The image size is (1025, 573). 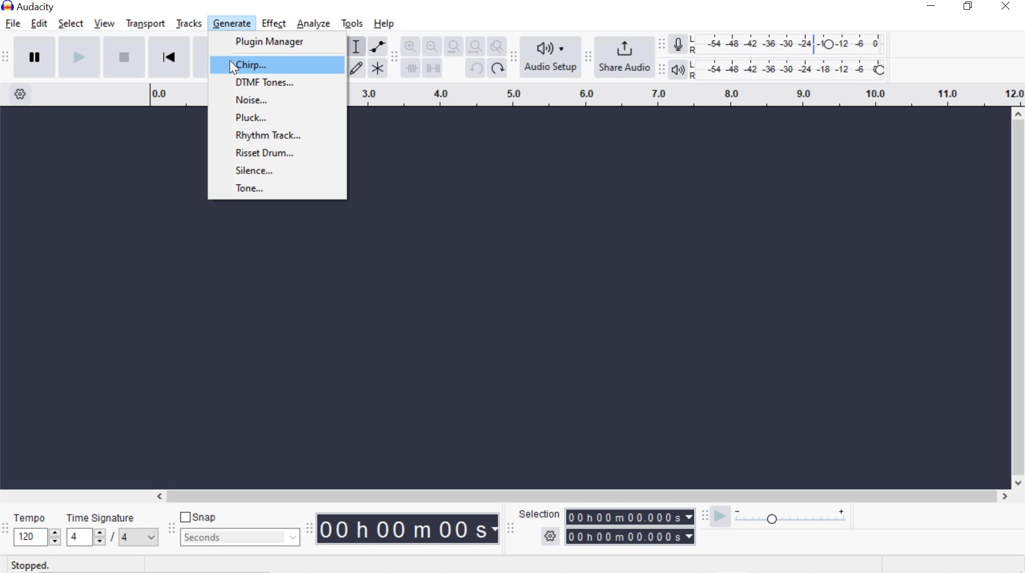 What do you see at coordinates (357, 69) in the screenshot?
I see `Draw tool` at bounding box center [357, 69].